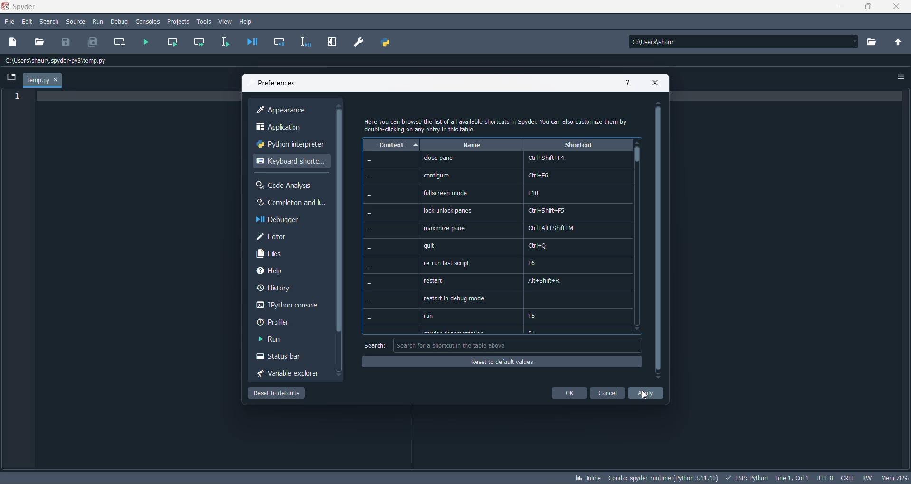 The image size is (911, 484). I want to click on arl+Q, so click(540, 246).